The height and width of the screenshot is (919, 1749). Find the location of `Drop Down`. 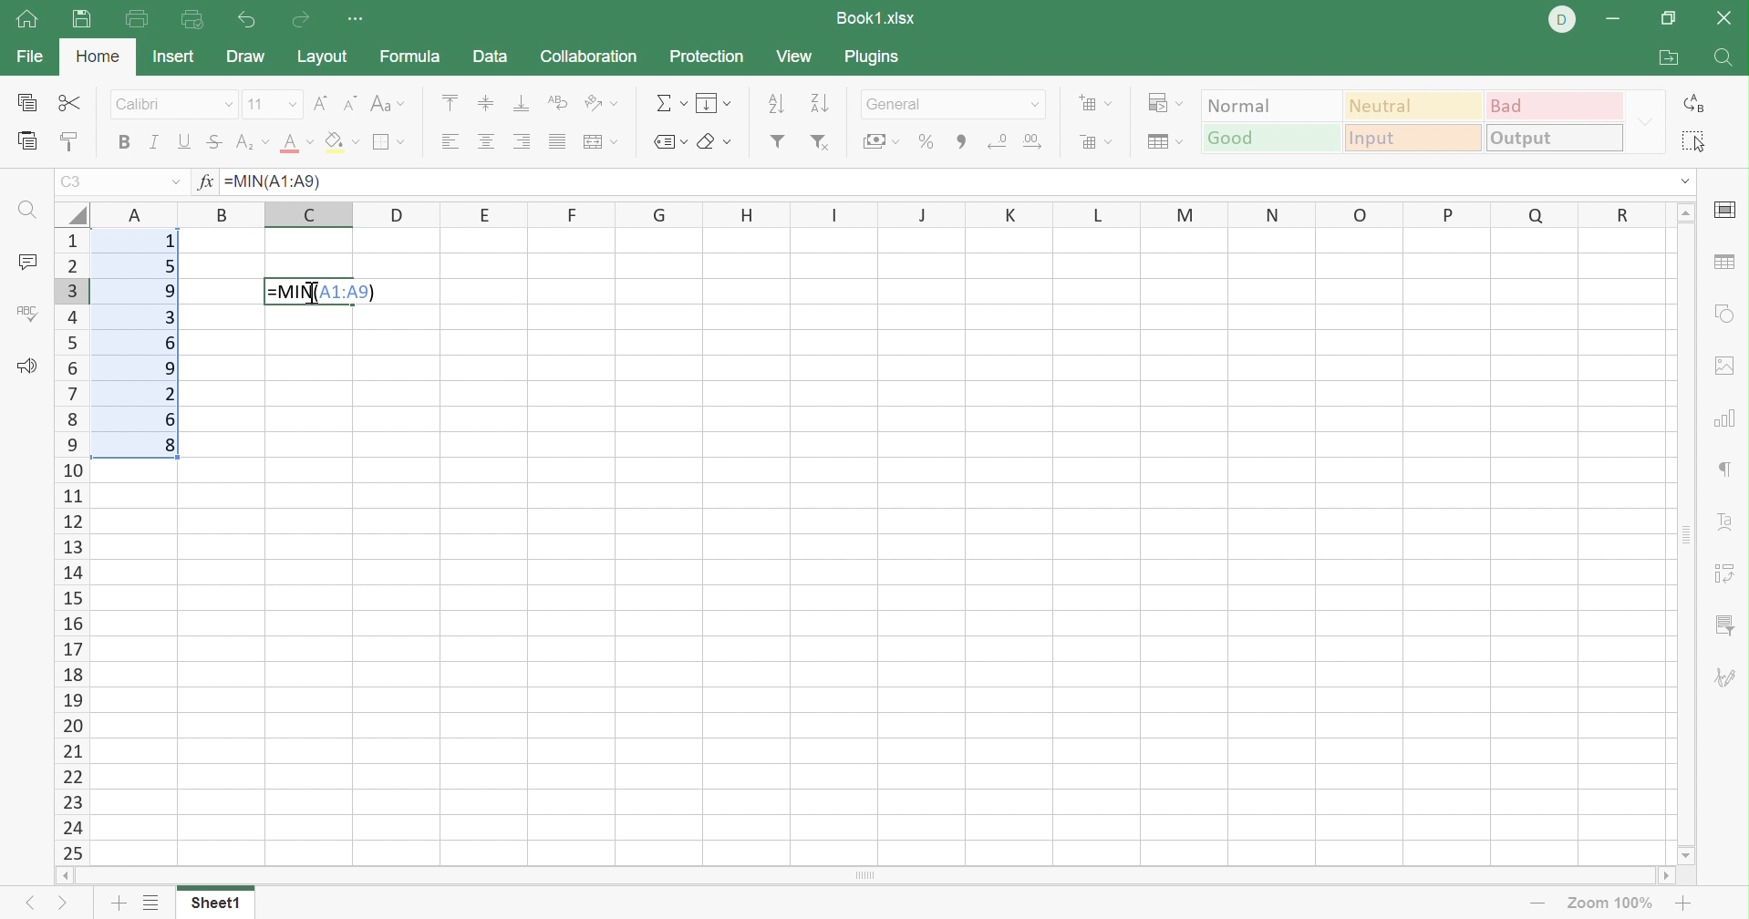

Drop Down is located at coordinates (289, 105).